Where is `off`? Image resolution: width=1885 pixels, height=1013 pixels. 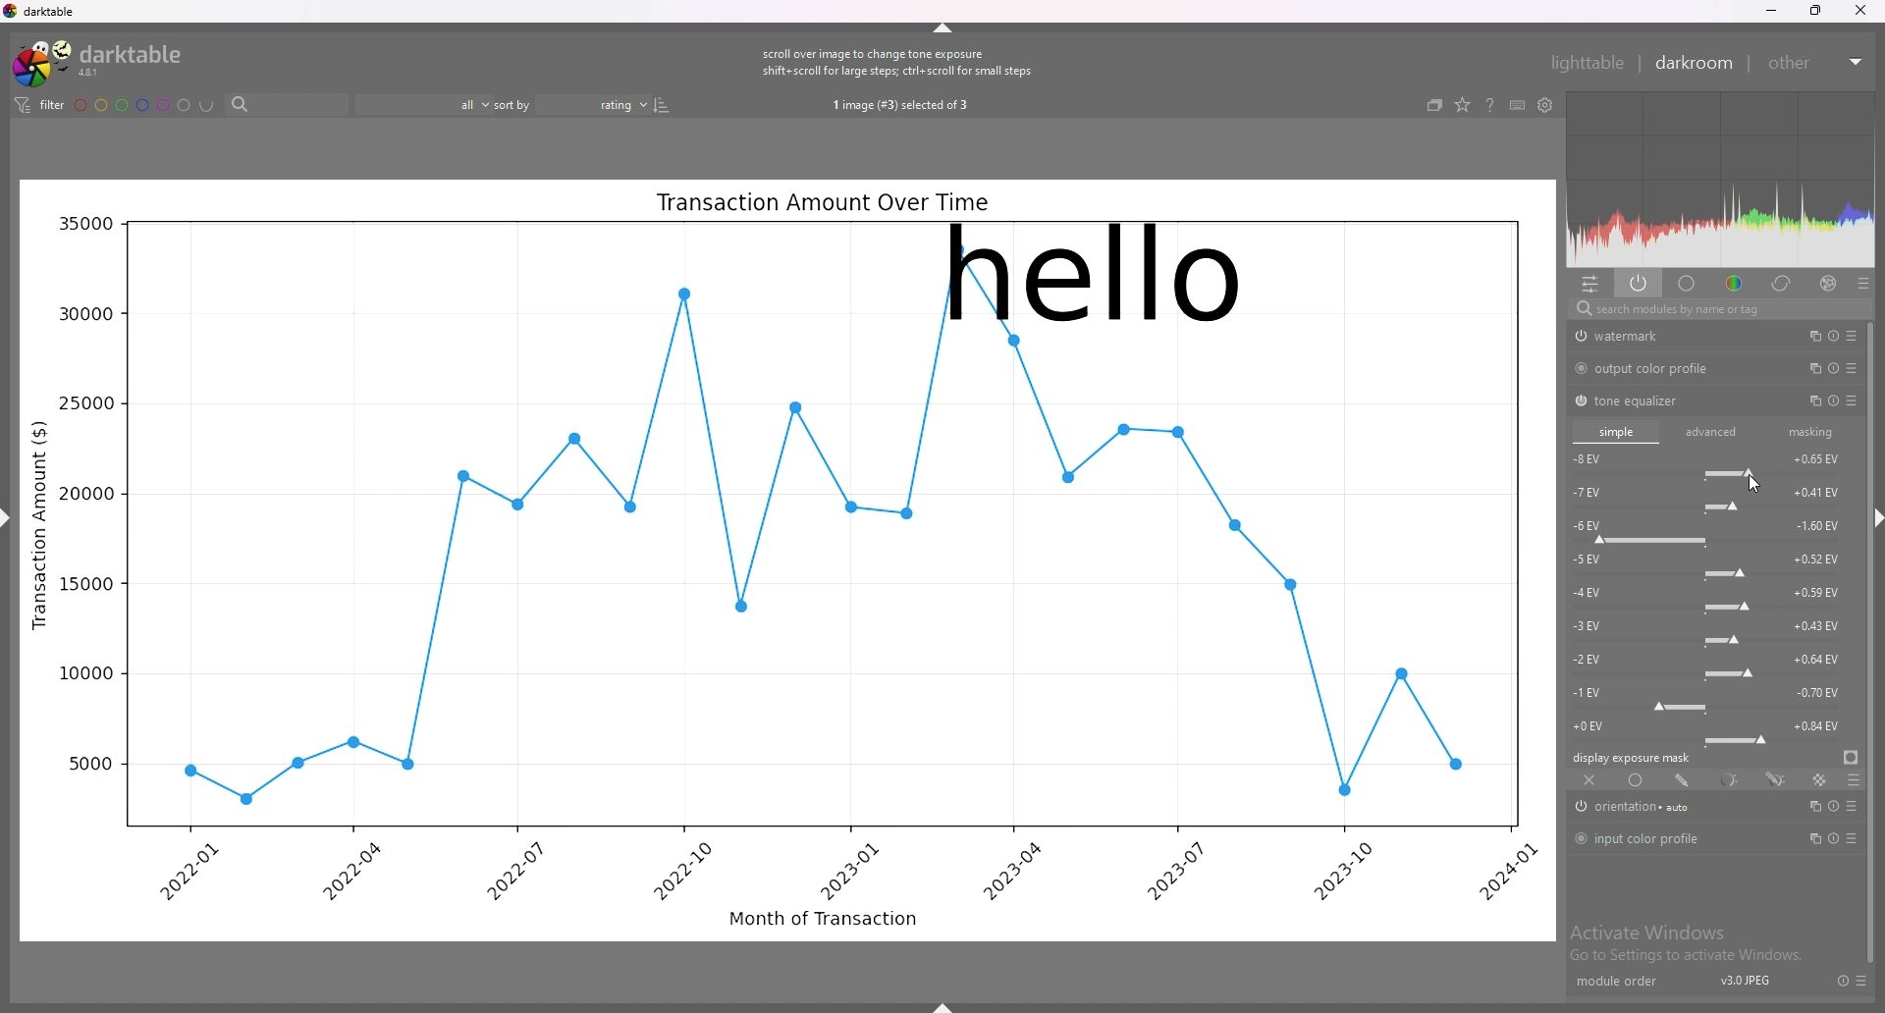
off is located at coordinates (1589, 780).